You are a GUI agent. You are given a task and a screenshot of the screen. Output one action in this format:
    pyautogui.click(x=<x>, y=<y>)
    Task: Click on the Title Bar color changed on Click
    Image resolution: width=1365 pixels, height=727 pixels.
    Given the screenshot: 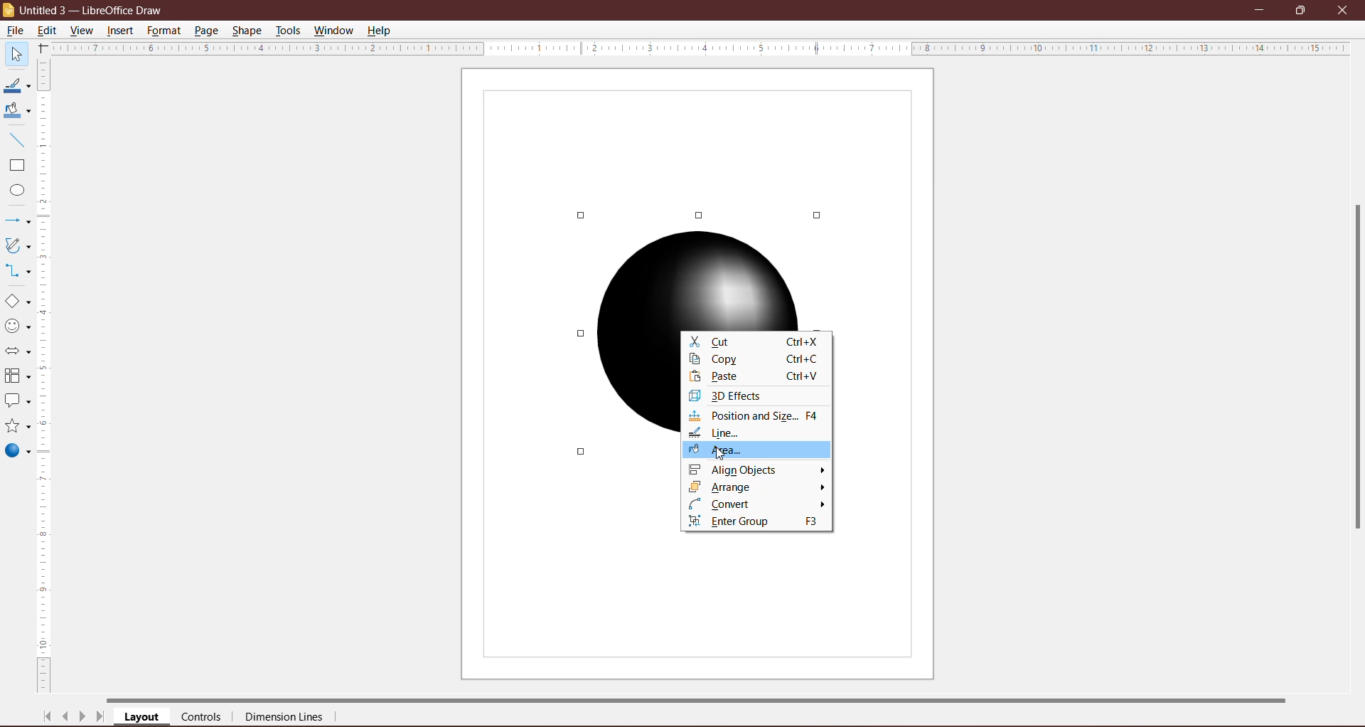 What is the action you would take?
    pyautogui.click(x=701, y=9)
    